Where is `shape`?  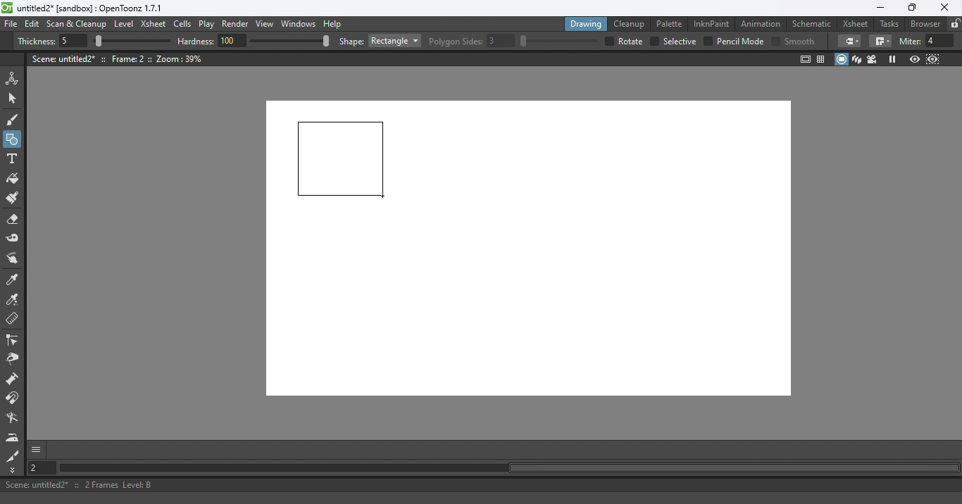
shape is located at coordinates (351, 42).